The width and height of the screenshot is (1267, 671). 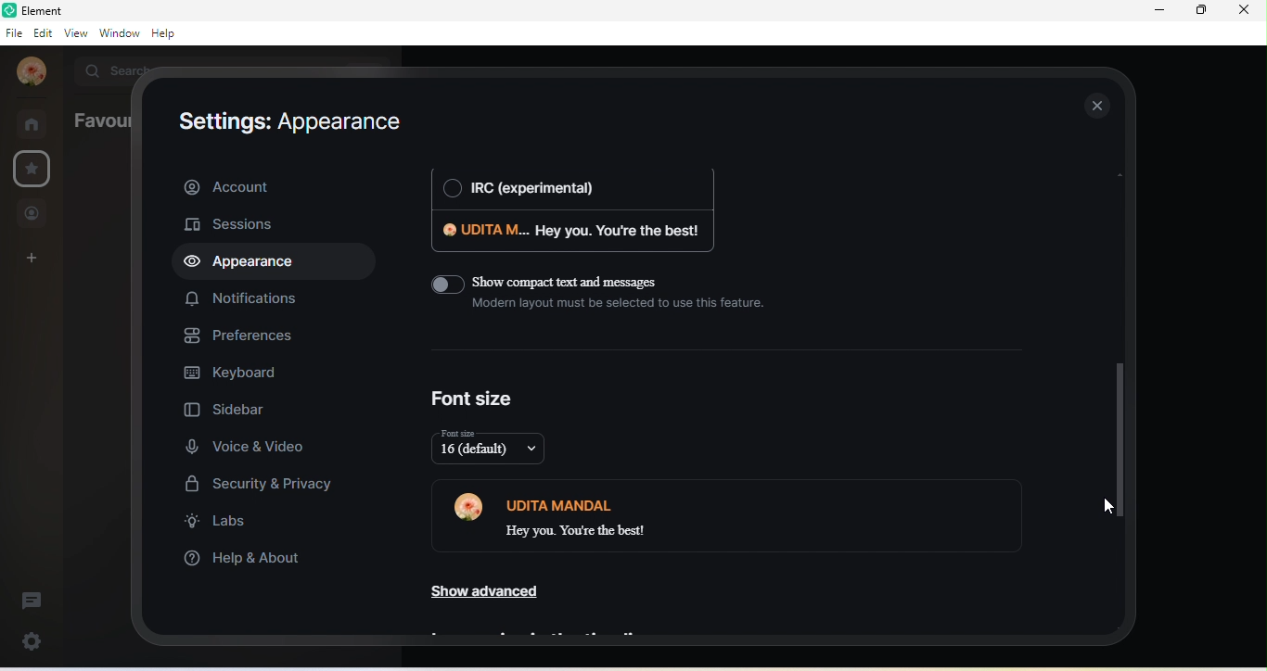 I want to click on rooms, so click(x=33, y=122).